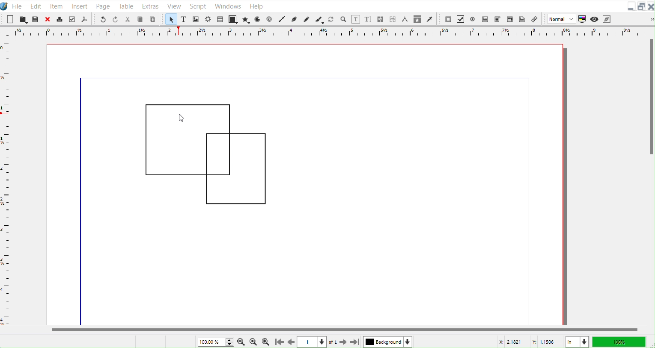  I want to click on New, so click(10, 19).